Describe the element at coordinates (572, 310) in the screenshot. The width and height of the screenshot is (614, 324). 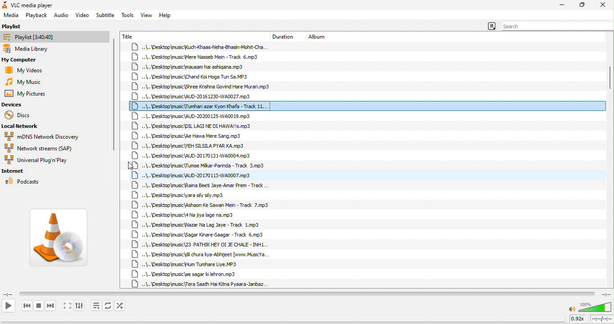
I see `mute/unmute` at that location.